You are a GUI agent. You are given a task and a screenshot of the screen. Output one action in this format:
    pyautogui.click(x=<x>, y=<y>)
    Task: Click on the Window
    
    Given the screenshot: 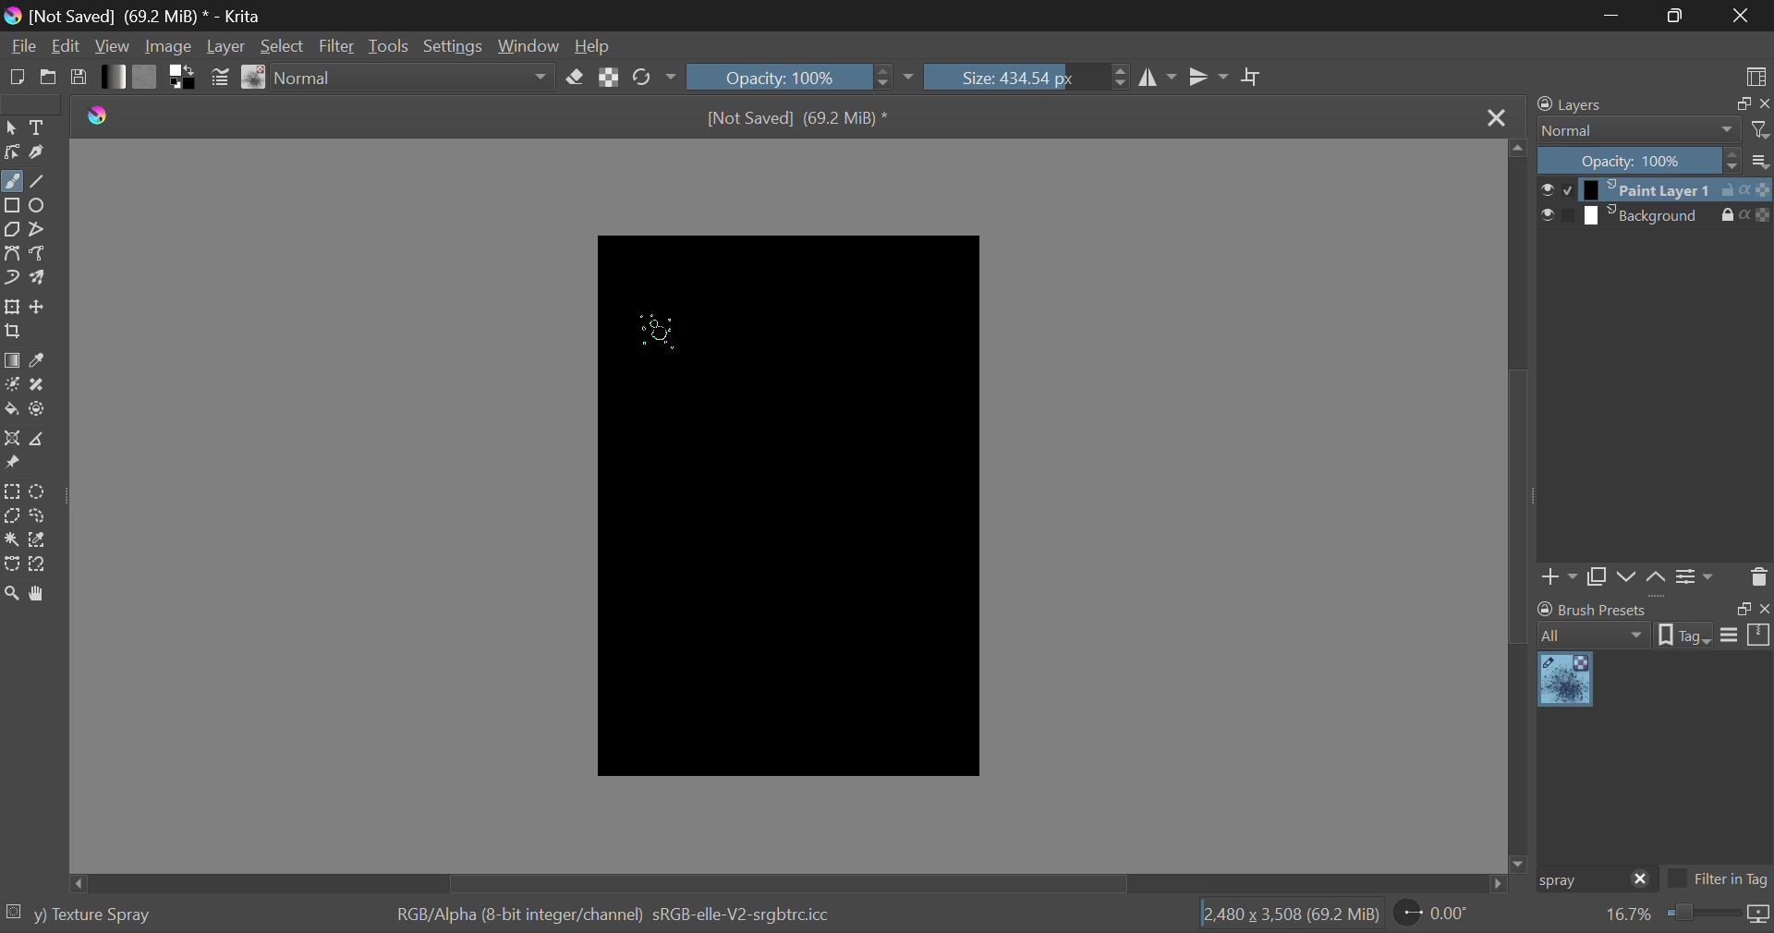 What is the action you would take?
    pyautogui.click(x=531, y=44)
    